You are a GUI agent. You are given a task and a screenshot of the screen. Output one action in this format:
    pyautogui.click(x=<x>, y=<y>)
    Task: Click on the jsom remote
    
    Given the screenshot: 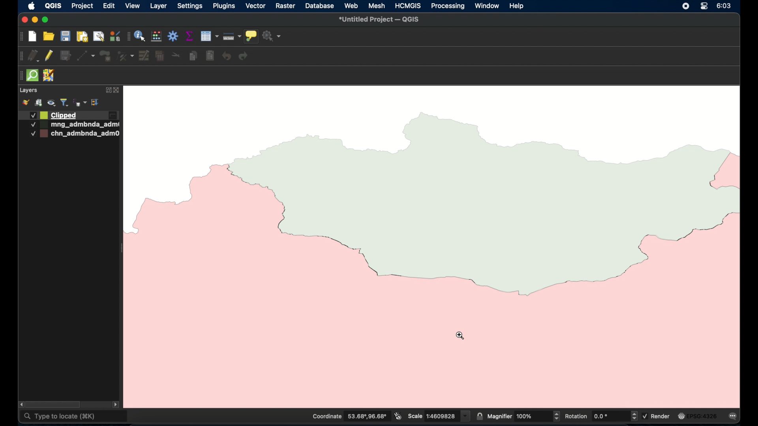 What is the action you would take?
    pyautogui.click(x=50, y=76)
    